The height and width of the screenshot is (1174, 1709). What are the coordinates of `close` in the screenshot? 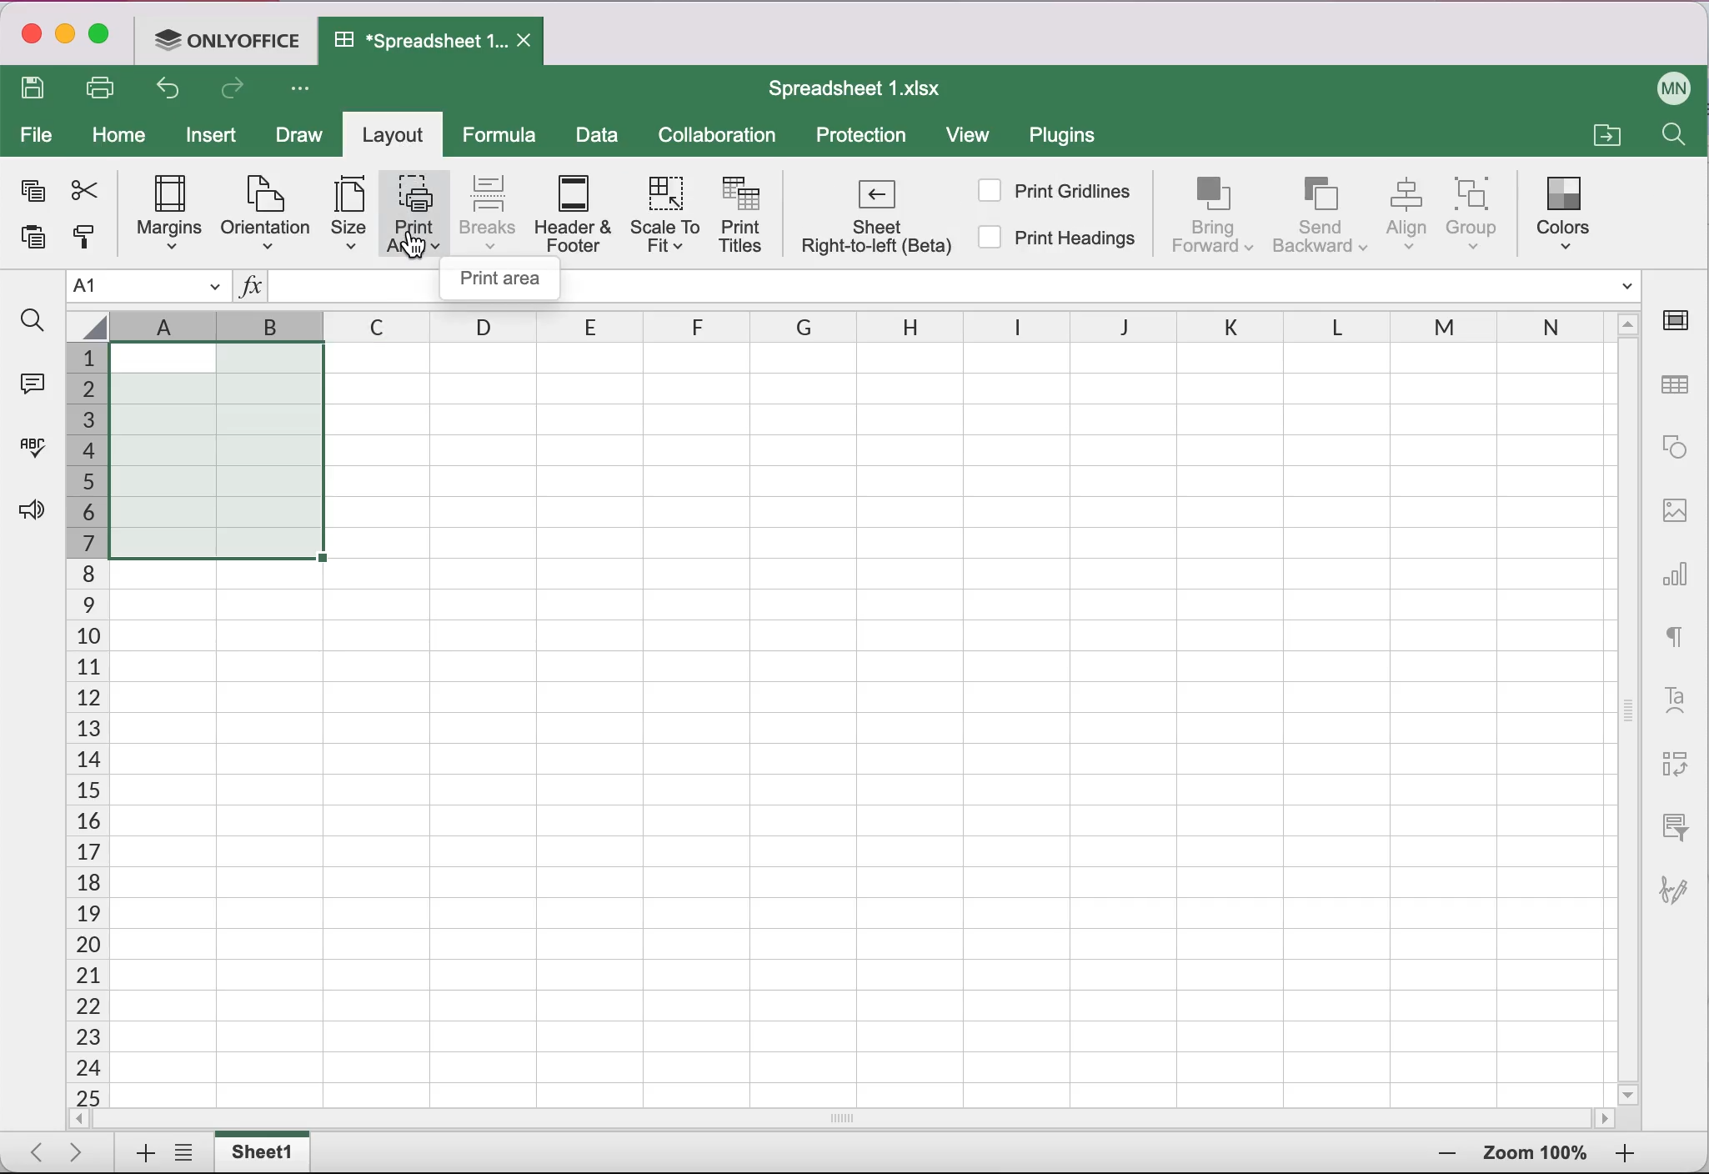 It's located at (29, 37).